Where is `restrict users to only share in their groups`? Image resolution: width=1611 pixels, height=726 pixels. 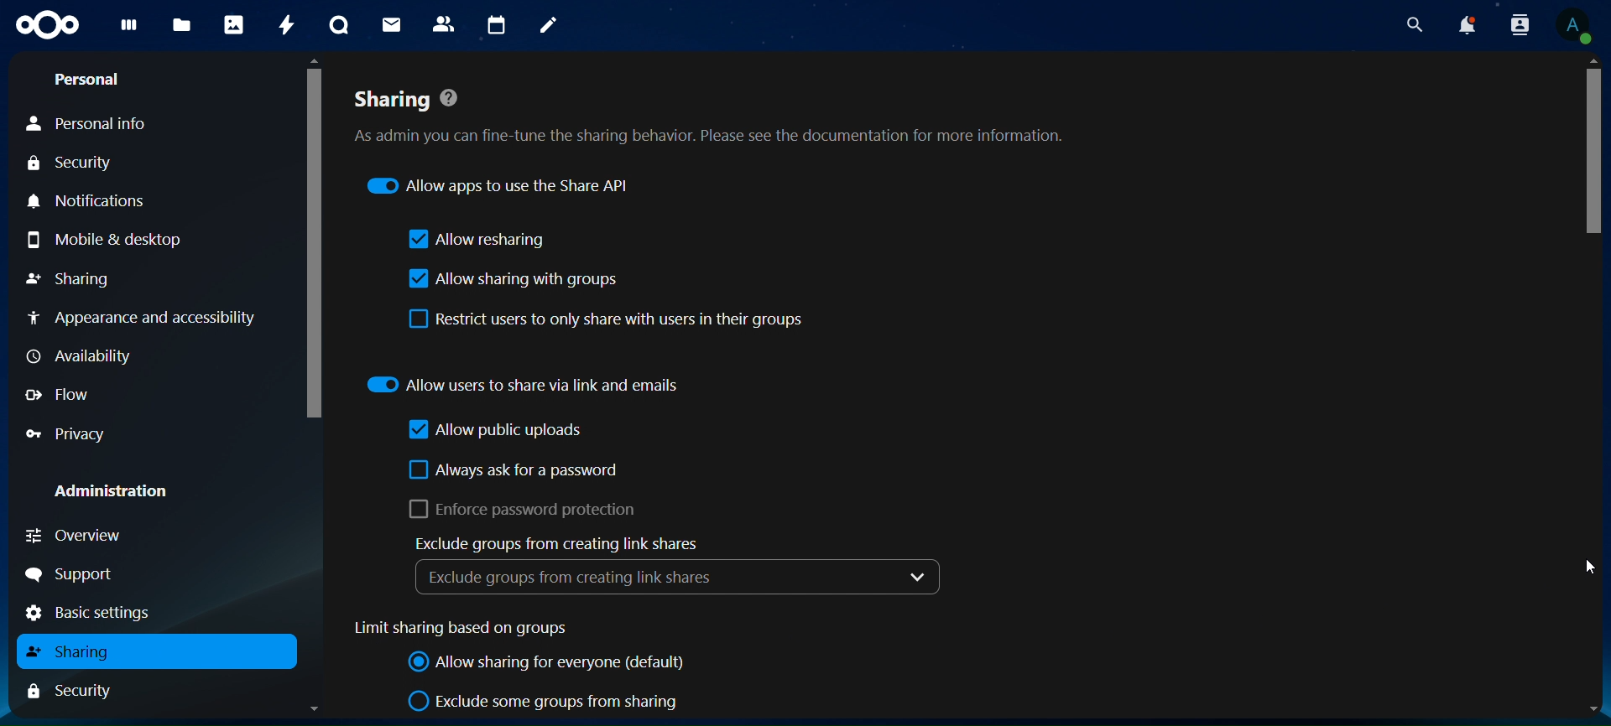 restrict users to only share in their groups is located at coordinates (610, 320).